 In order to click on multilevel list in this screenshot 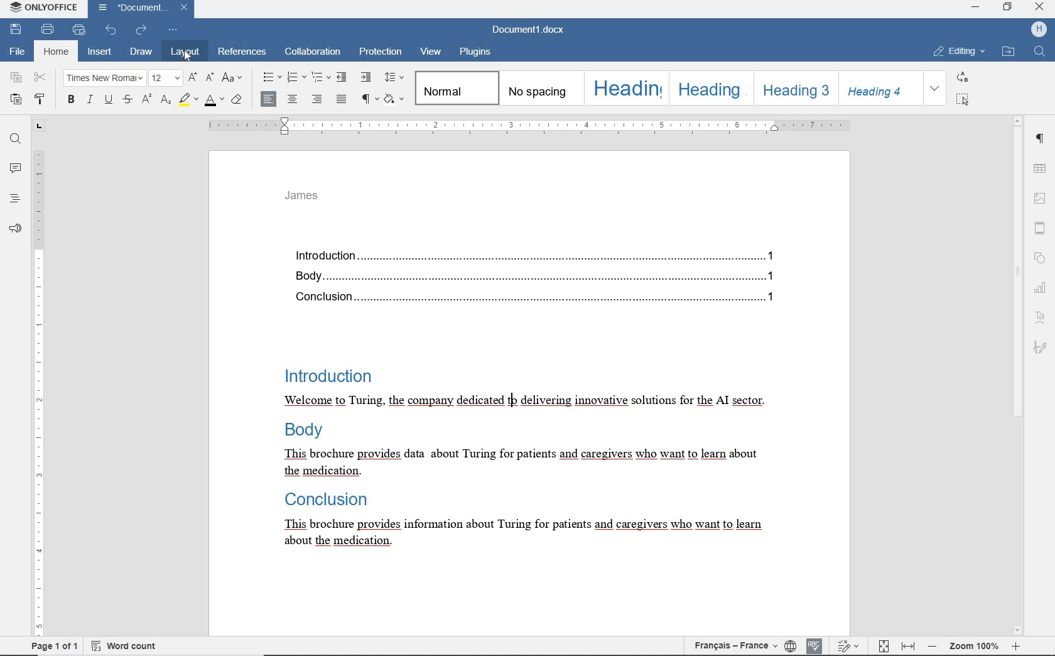, I will do `click(322, 78)`.